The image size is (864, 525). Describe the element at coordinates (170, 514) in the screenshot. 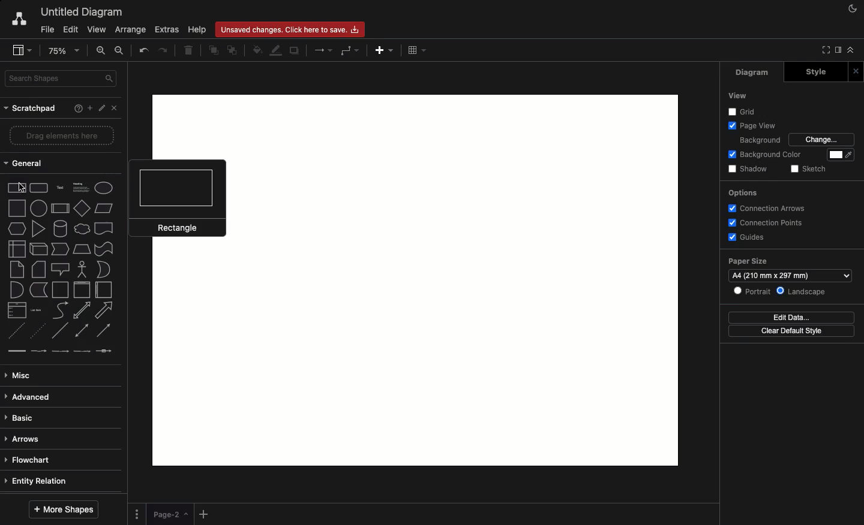

I see `Page` at that location.